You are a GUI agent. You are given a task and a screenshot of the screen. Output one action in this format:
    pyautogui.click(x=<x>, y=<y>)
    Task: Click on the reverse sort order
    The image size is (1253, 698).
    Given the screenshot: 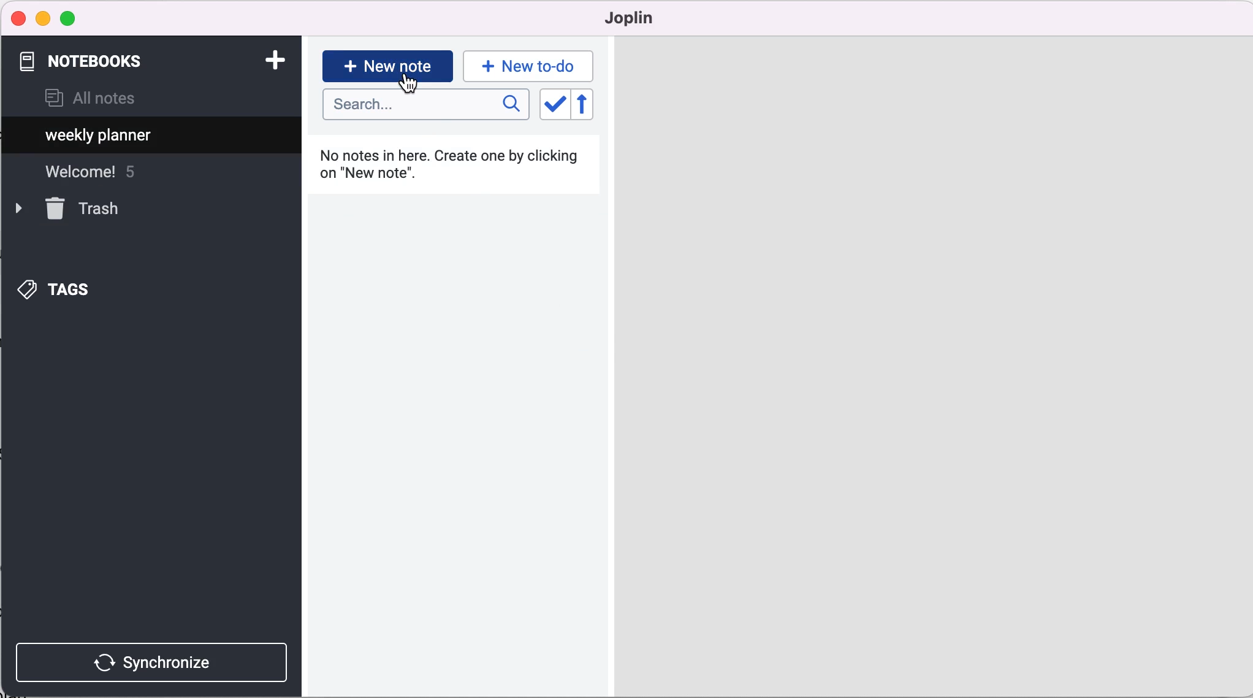 What is the action you would take?
    pyautogui.click(x=593, y=107)
    